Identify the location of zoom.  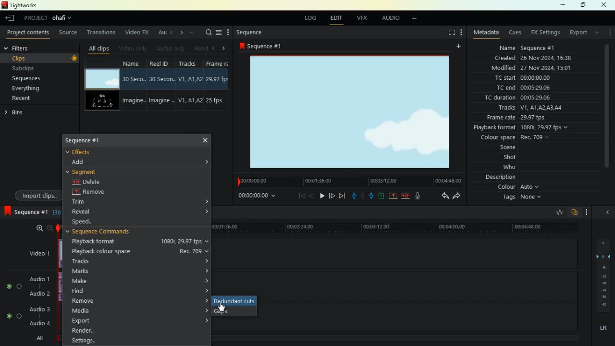
(40, 229).